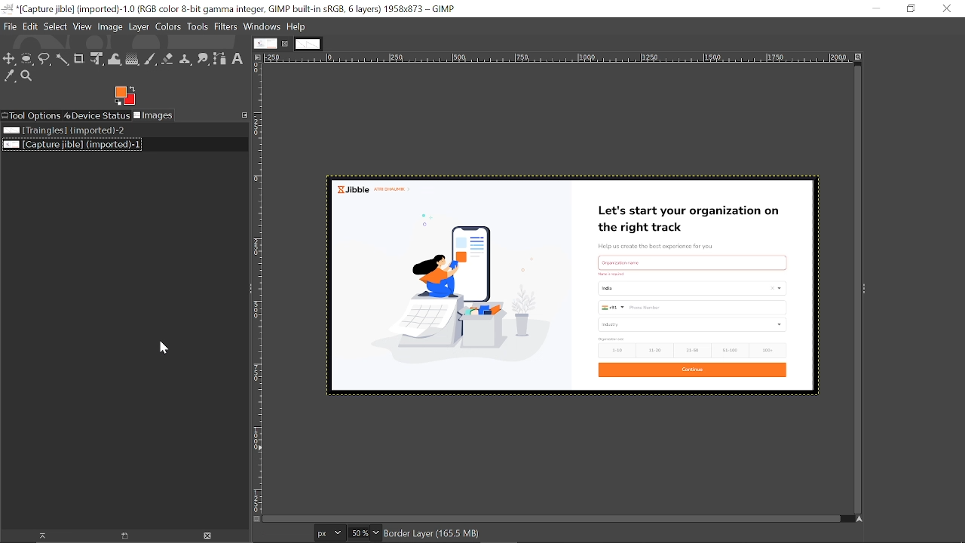  Describe the element at coordinates (613, 338) in the screenshot. I see `text` at that location.